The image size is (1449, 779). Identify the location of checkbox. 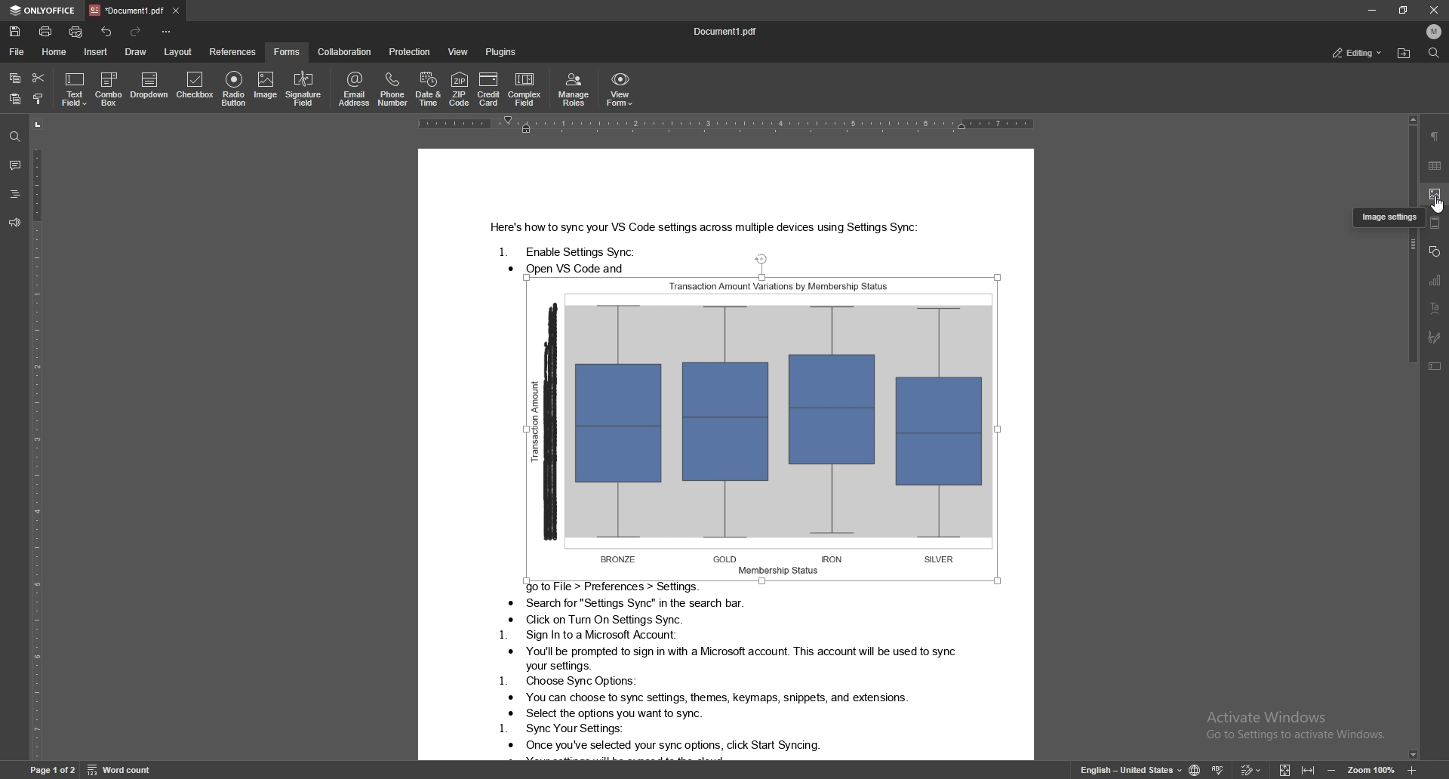
(196, 87).